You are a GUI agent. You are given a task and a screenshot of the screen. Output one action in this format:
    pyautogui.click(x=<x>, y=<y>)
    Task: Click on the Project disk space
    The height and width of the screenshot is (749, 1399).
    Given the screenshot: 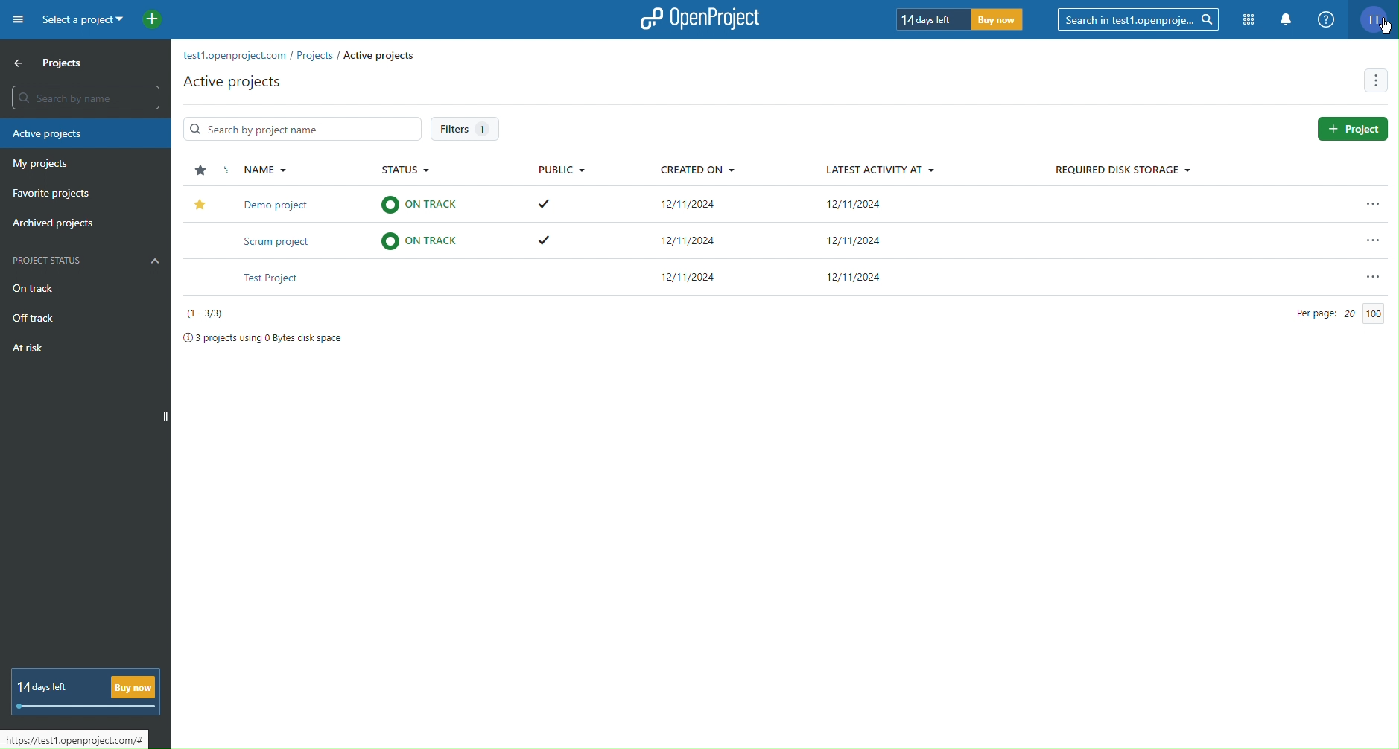 What is the action you would take?
    pyautogui.click(x=263, y=337)
    